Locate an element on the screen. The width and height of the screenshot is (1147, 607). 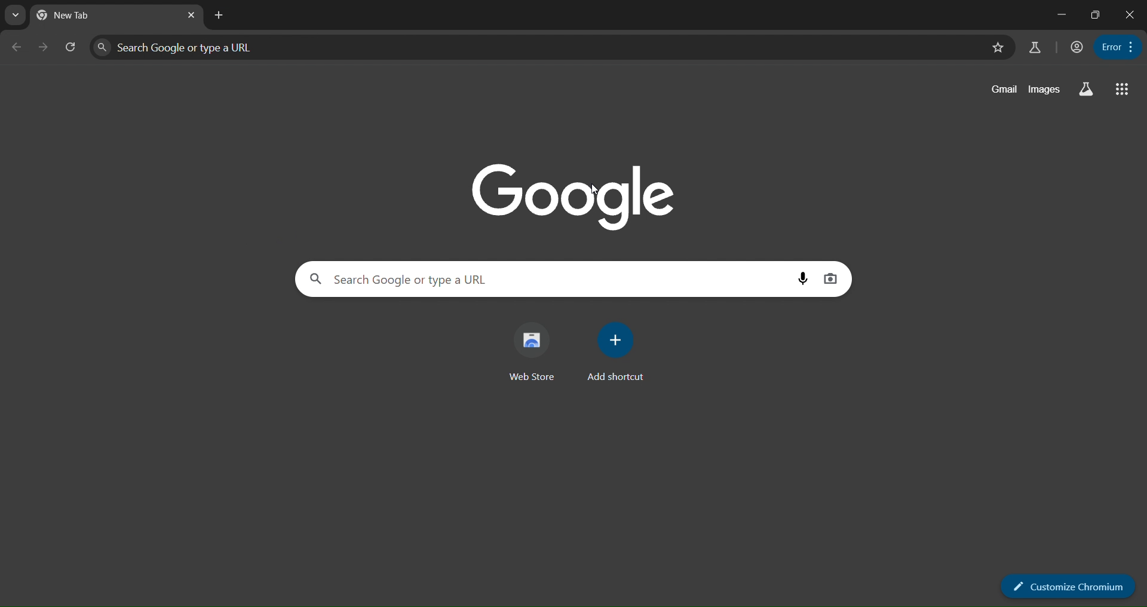
reload page is located at coordinates (71, 46).